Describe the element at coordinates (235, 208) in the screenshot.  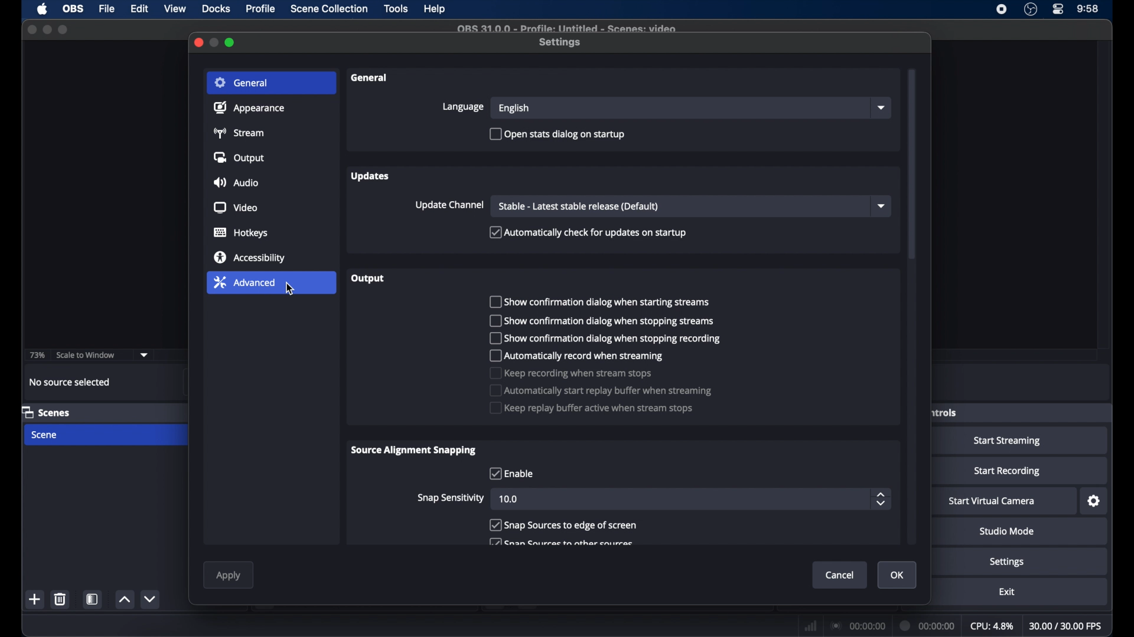
I see `video` at that location.